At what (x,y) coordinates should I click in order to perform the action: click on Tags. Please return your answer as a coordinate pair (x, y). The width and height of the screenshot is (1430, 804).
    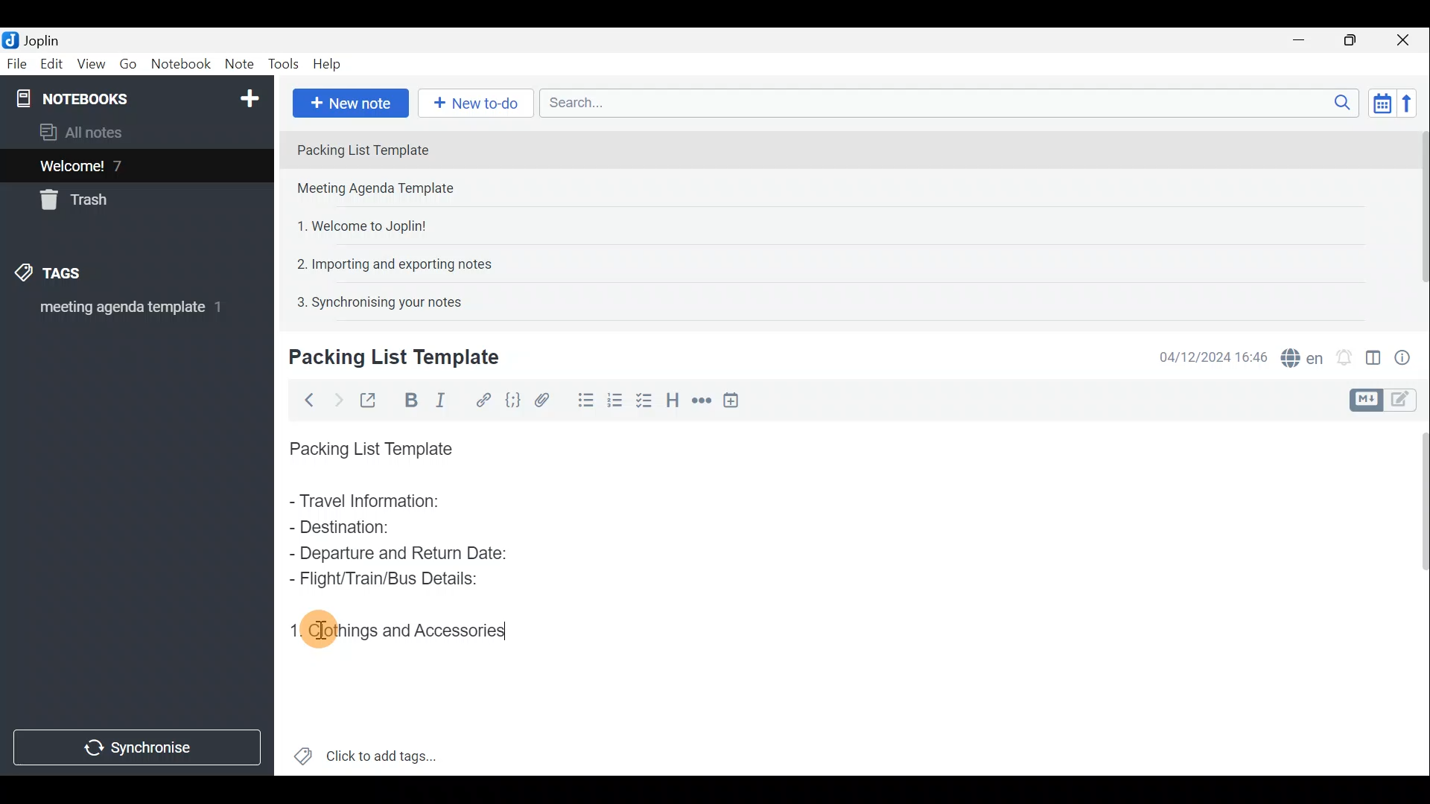
    Looking at the image, I should click on (72, 275).